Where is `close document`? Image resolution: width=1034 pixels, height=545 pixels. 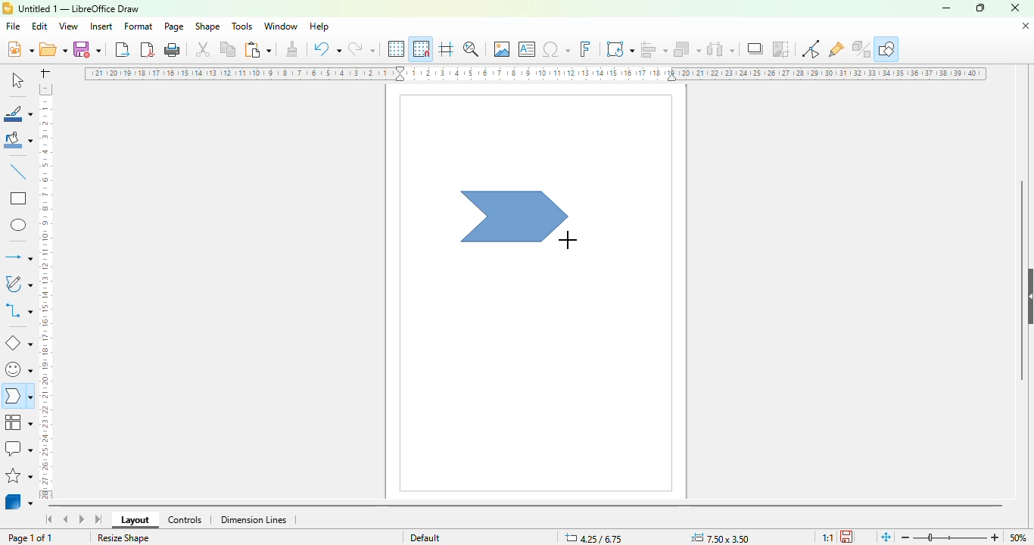 close document is located at coordinates (1026, 26).